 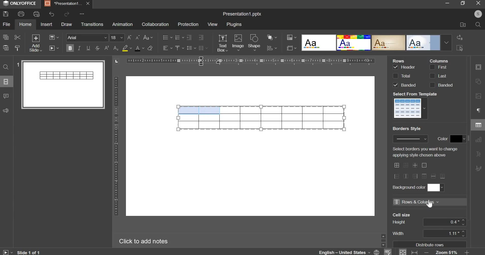 I want to click on feedback, so click(x=5, y=111).